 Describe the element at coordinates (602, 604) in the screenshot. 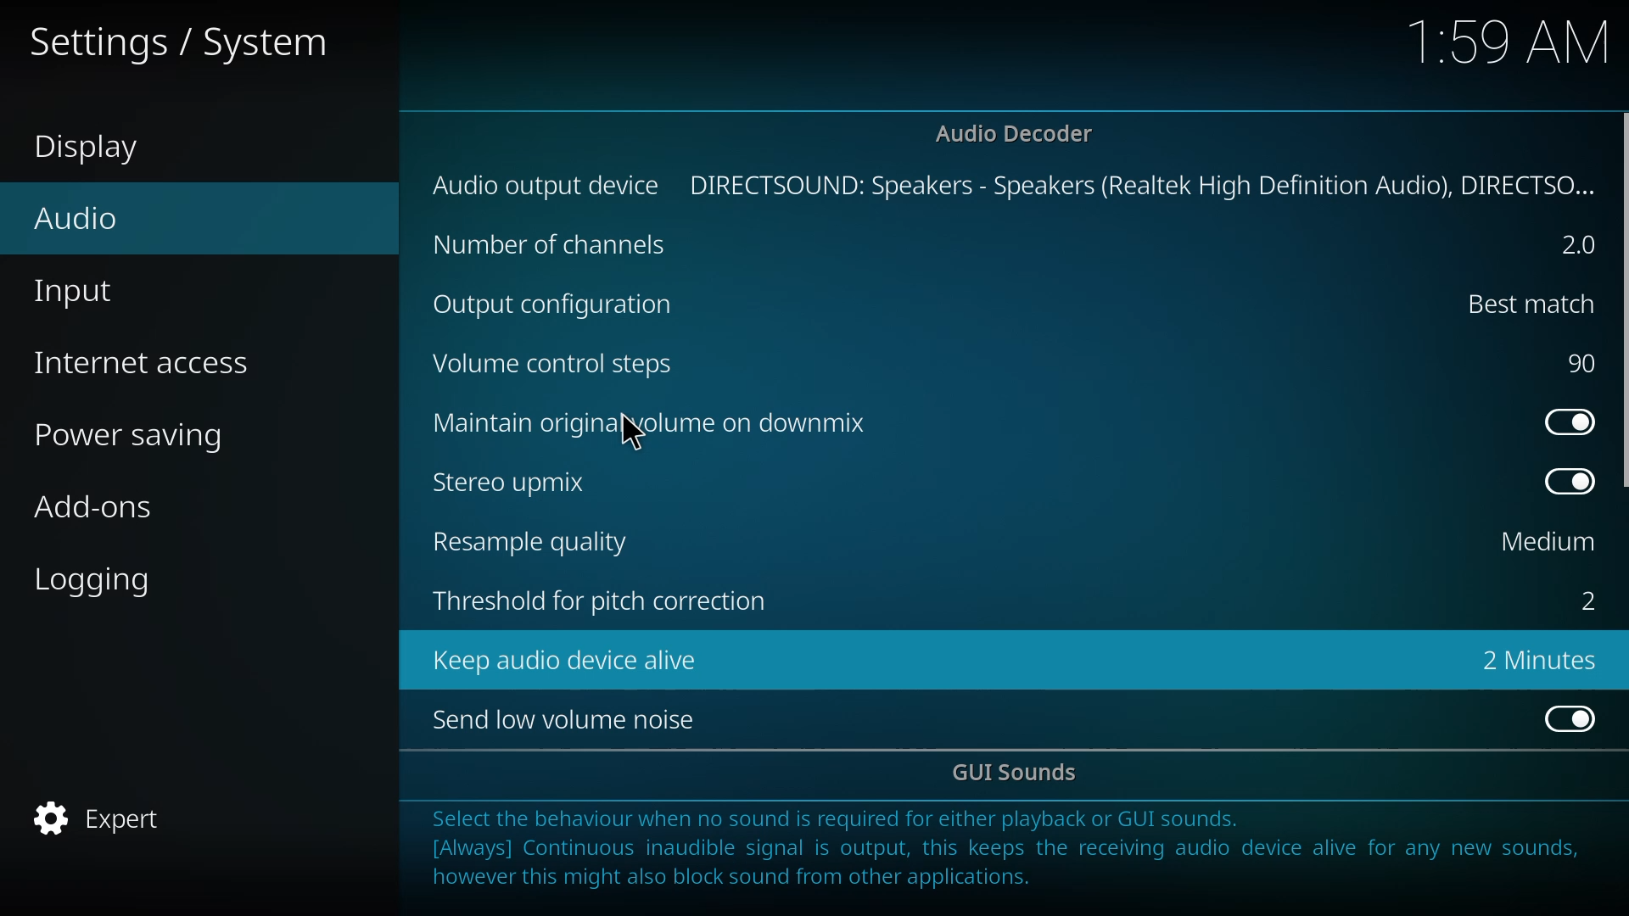

I see `threshold for pitch correction` at that location.